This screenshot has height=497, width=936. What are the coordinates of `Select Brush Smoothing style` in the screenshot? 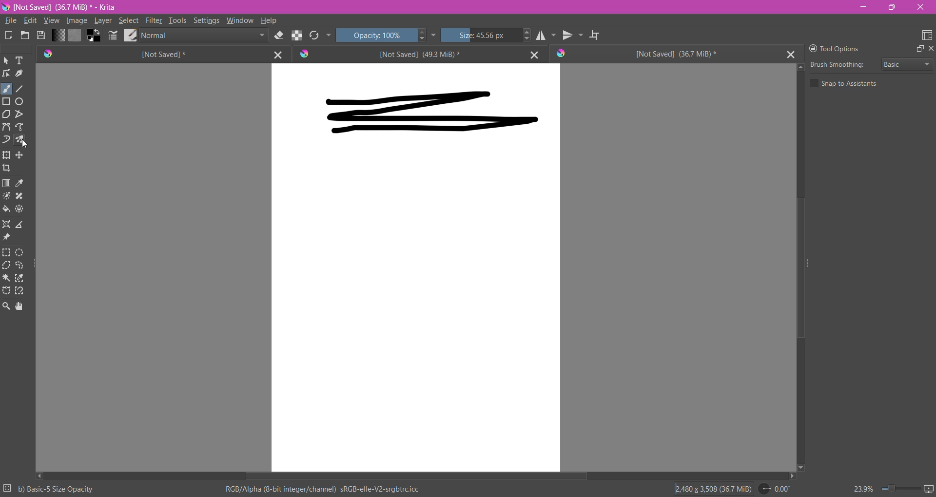 It's located at (906, 65).